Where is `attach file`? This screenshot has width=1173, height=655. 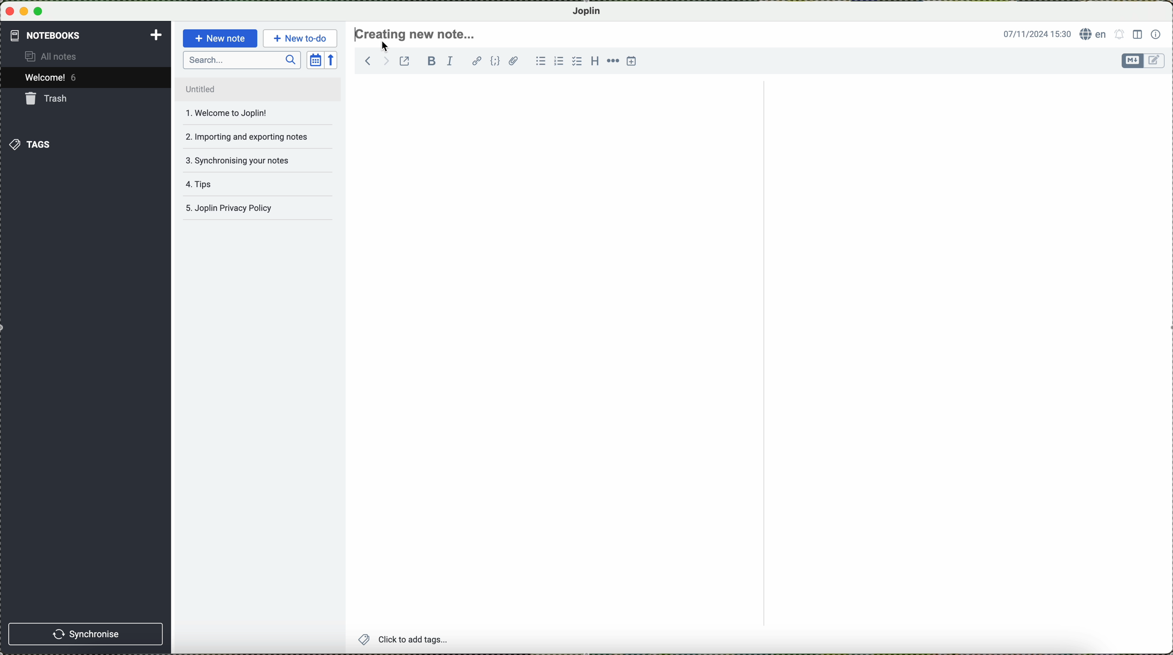 attach file is located at coordinates (514, 61).